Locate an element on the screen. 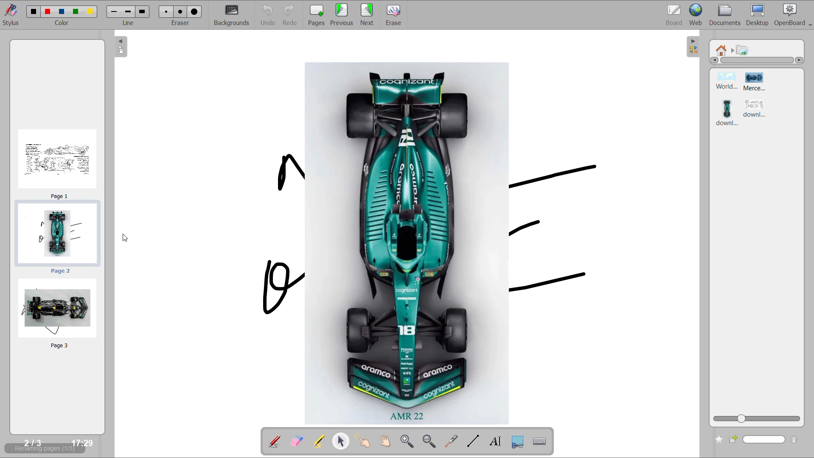 The height and width of the screenshot is (458, 814). Large eraser is located at coordinates (195, 11).